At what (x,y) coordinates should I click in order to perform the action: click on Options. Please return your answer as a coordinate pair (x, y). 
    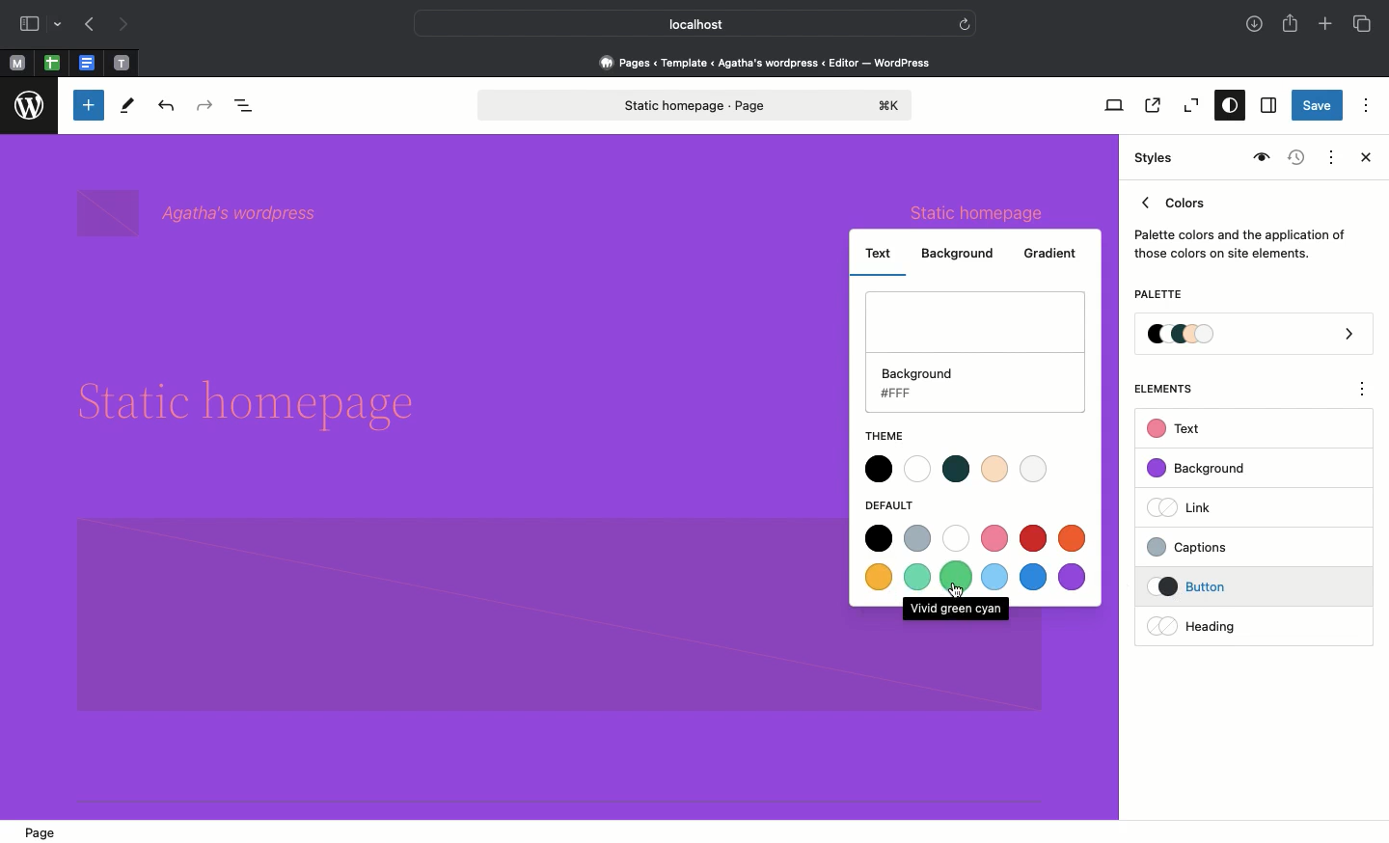
    Looking at the image, I should click on (1366, 104).